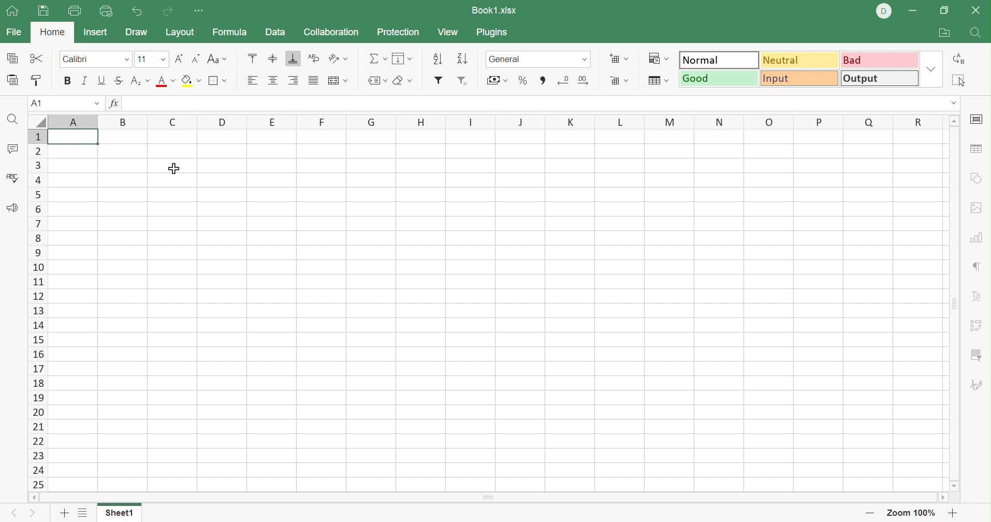 The image size is (991, 522). I want to click on Output, so click(879, 78).